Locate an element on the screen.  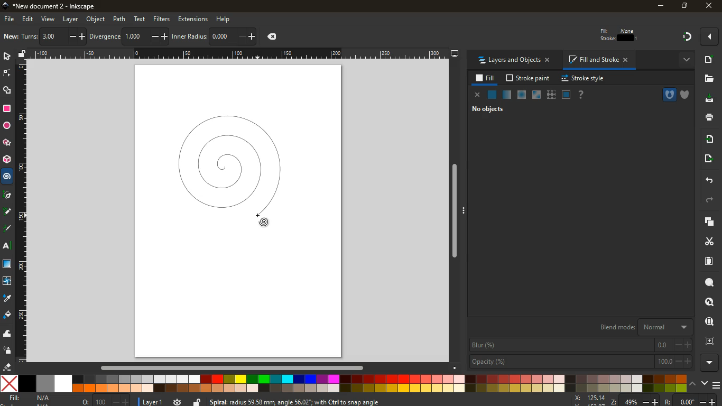
look is located at coordinates (707, 303).